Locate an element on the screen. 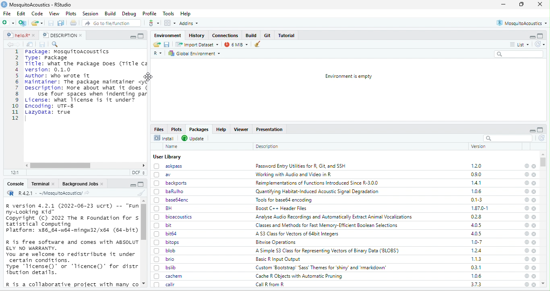 The height and width of the screenshot is (291, 550). maximize is located at coordinates (132, 36).